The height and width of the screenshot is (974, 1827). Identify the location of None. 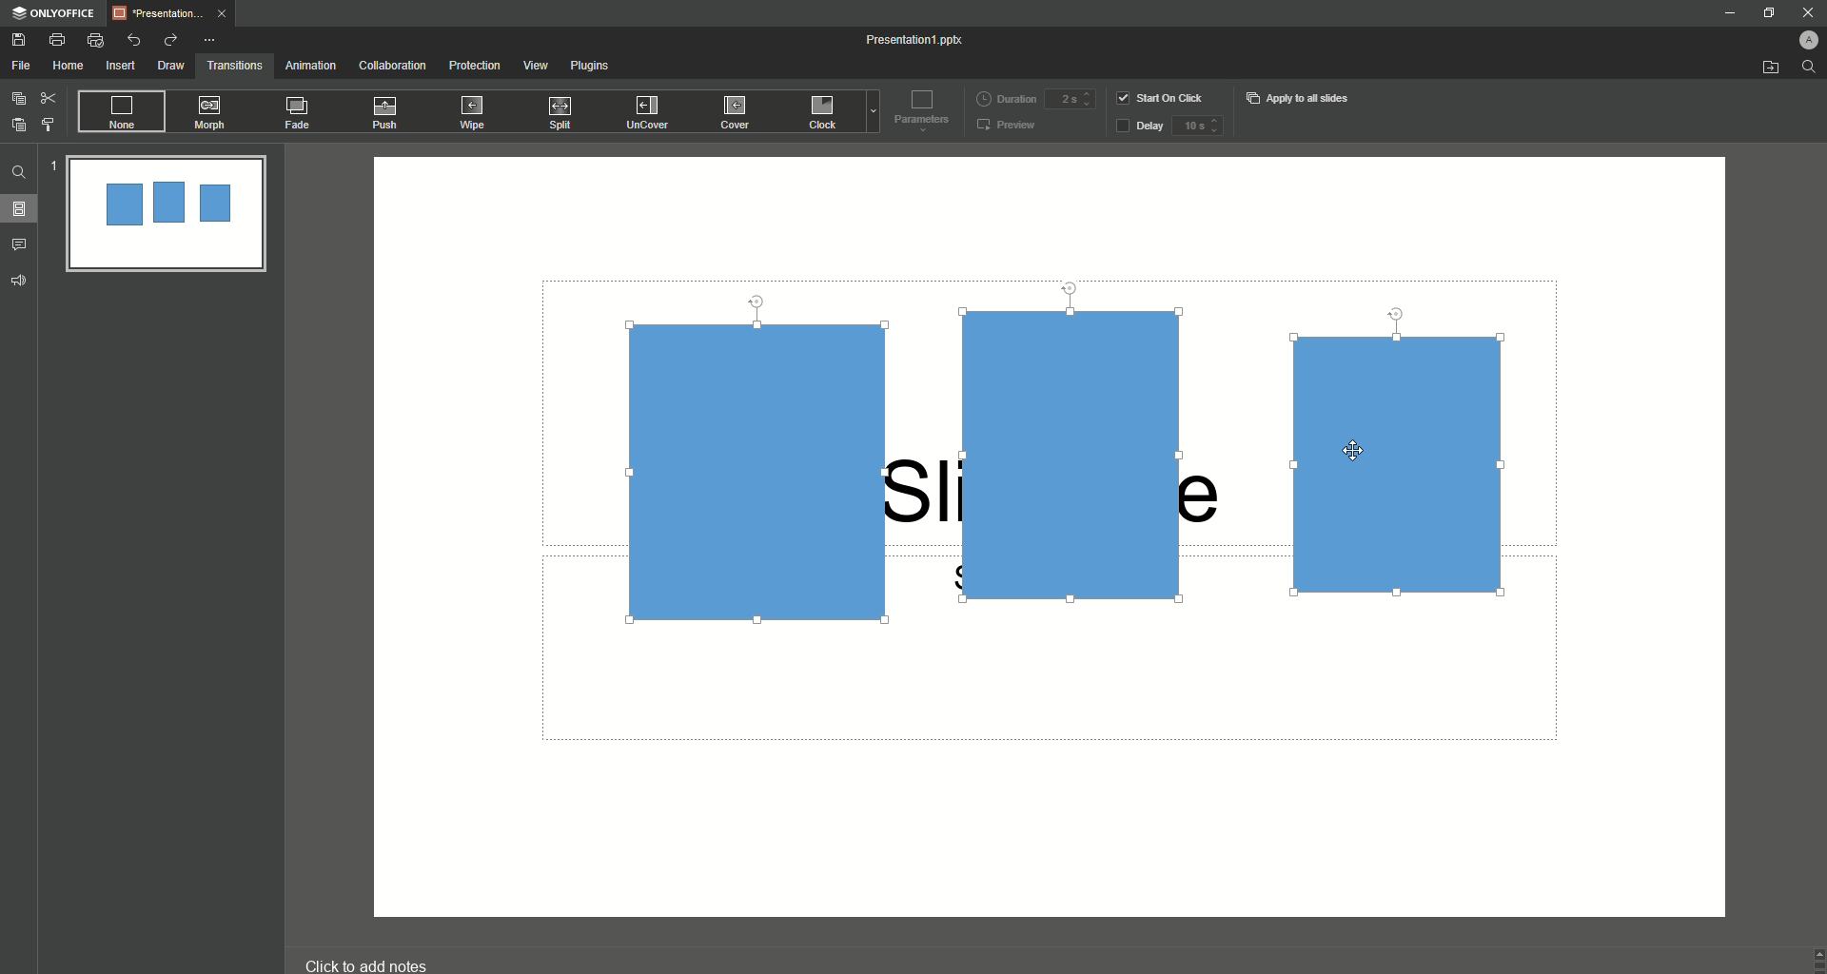
(120, 112).